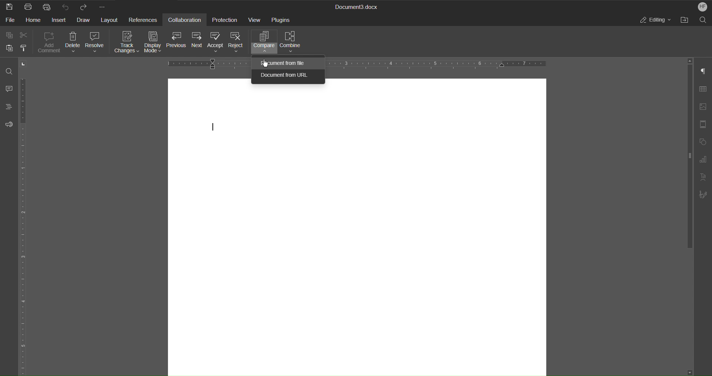 This screenshot has height=376, width=712. Describe the element at coordinates (25, 64) in the screenshot. I see `Tab stop` at that location.